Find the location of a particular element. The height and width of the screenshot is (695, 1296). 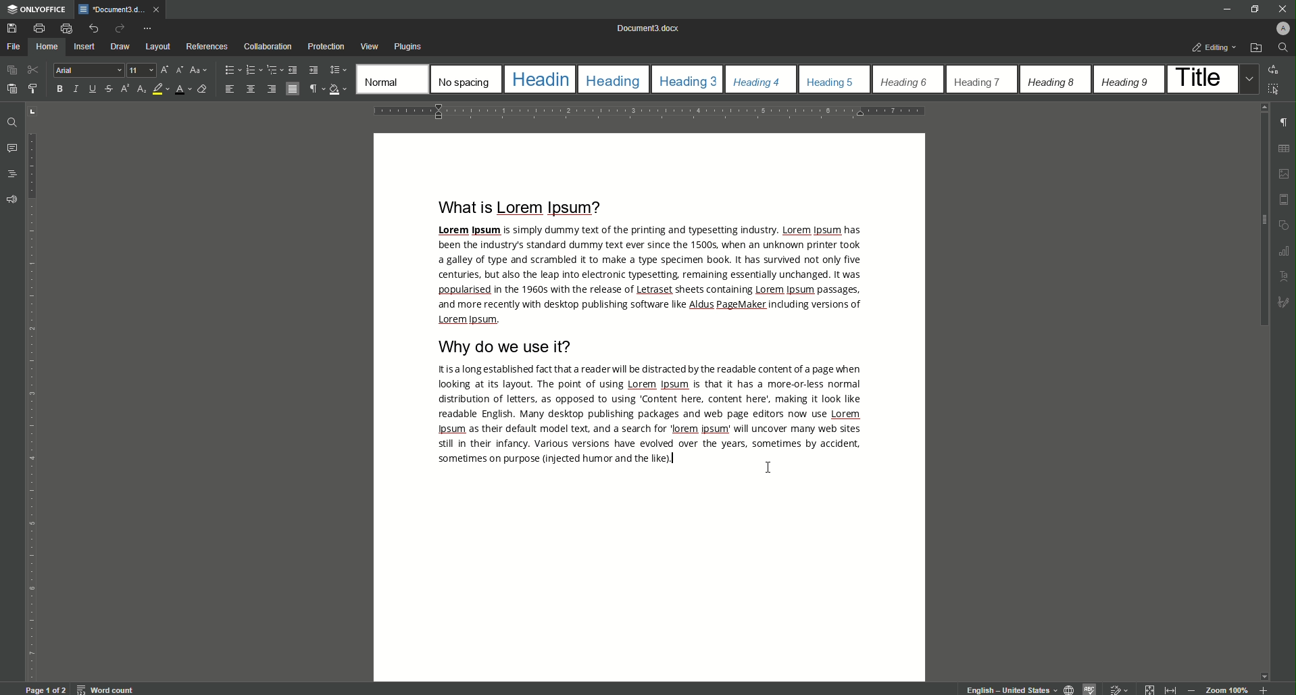

Heading 3 is located at coordinates (691, 80).